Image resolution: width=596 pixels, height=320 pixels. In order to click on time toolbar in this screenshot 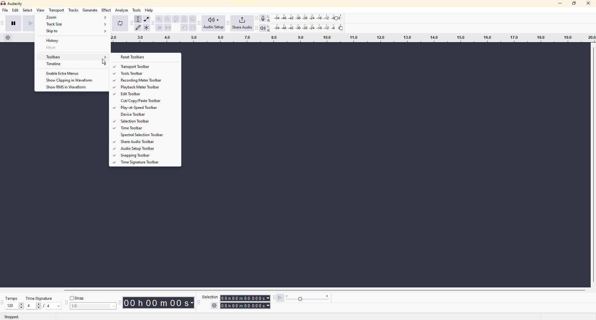, I will do `click(129, 128)`.